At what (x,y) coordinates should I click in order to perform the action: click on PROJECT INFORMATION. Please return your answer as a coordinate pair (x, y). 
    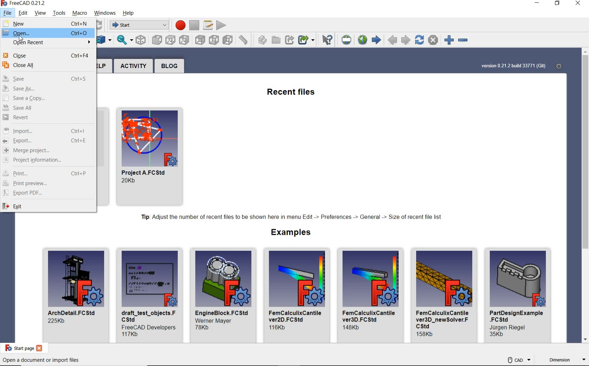
    Looking at the image, I should click on (46, 161).